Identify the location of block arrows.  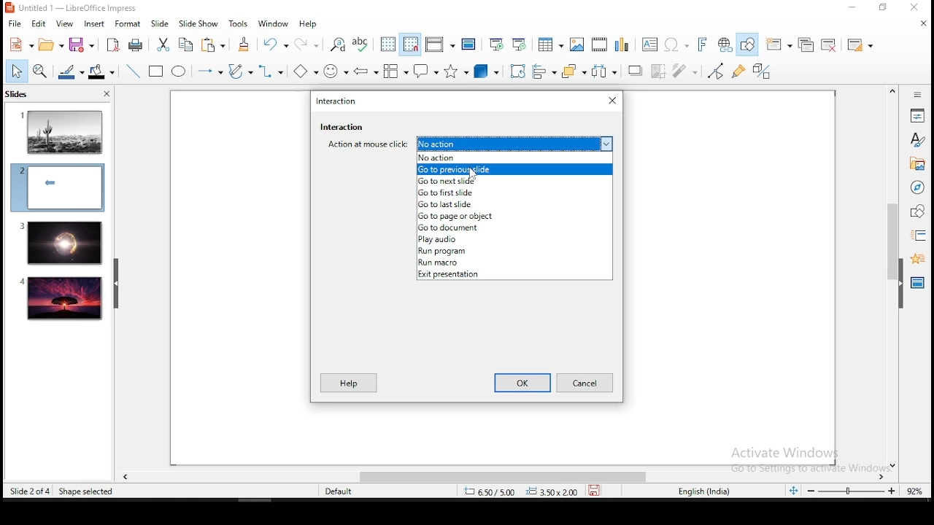
(366, 70).